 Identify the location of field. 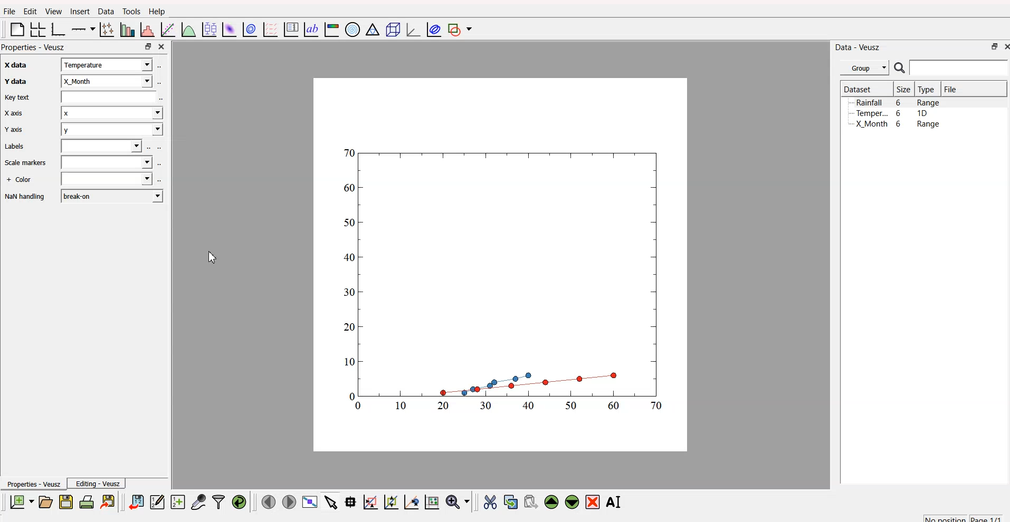
(109, 162).